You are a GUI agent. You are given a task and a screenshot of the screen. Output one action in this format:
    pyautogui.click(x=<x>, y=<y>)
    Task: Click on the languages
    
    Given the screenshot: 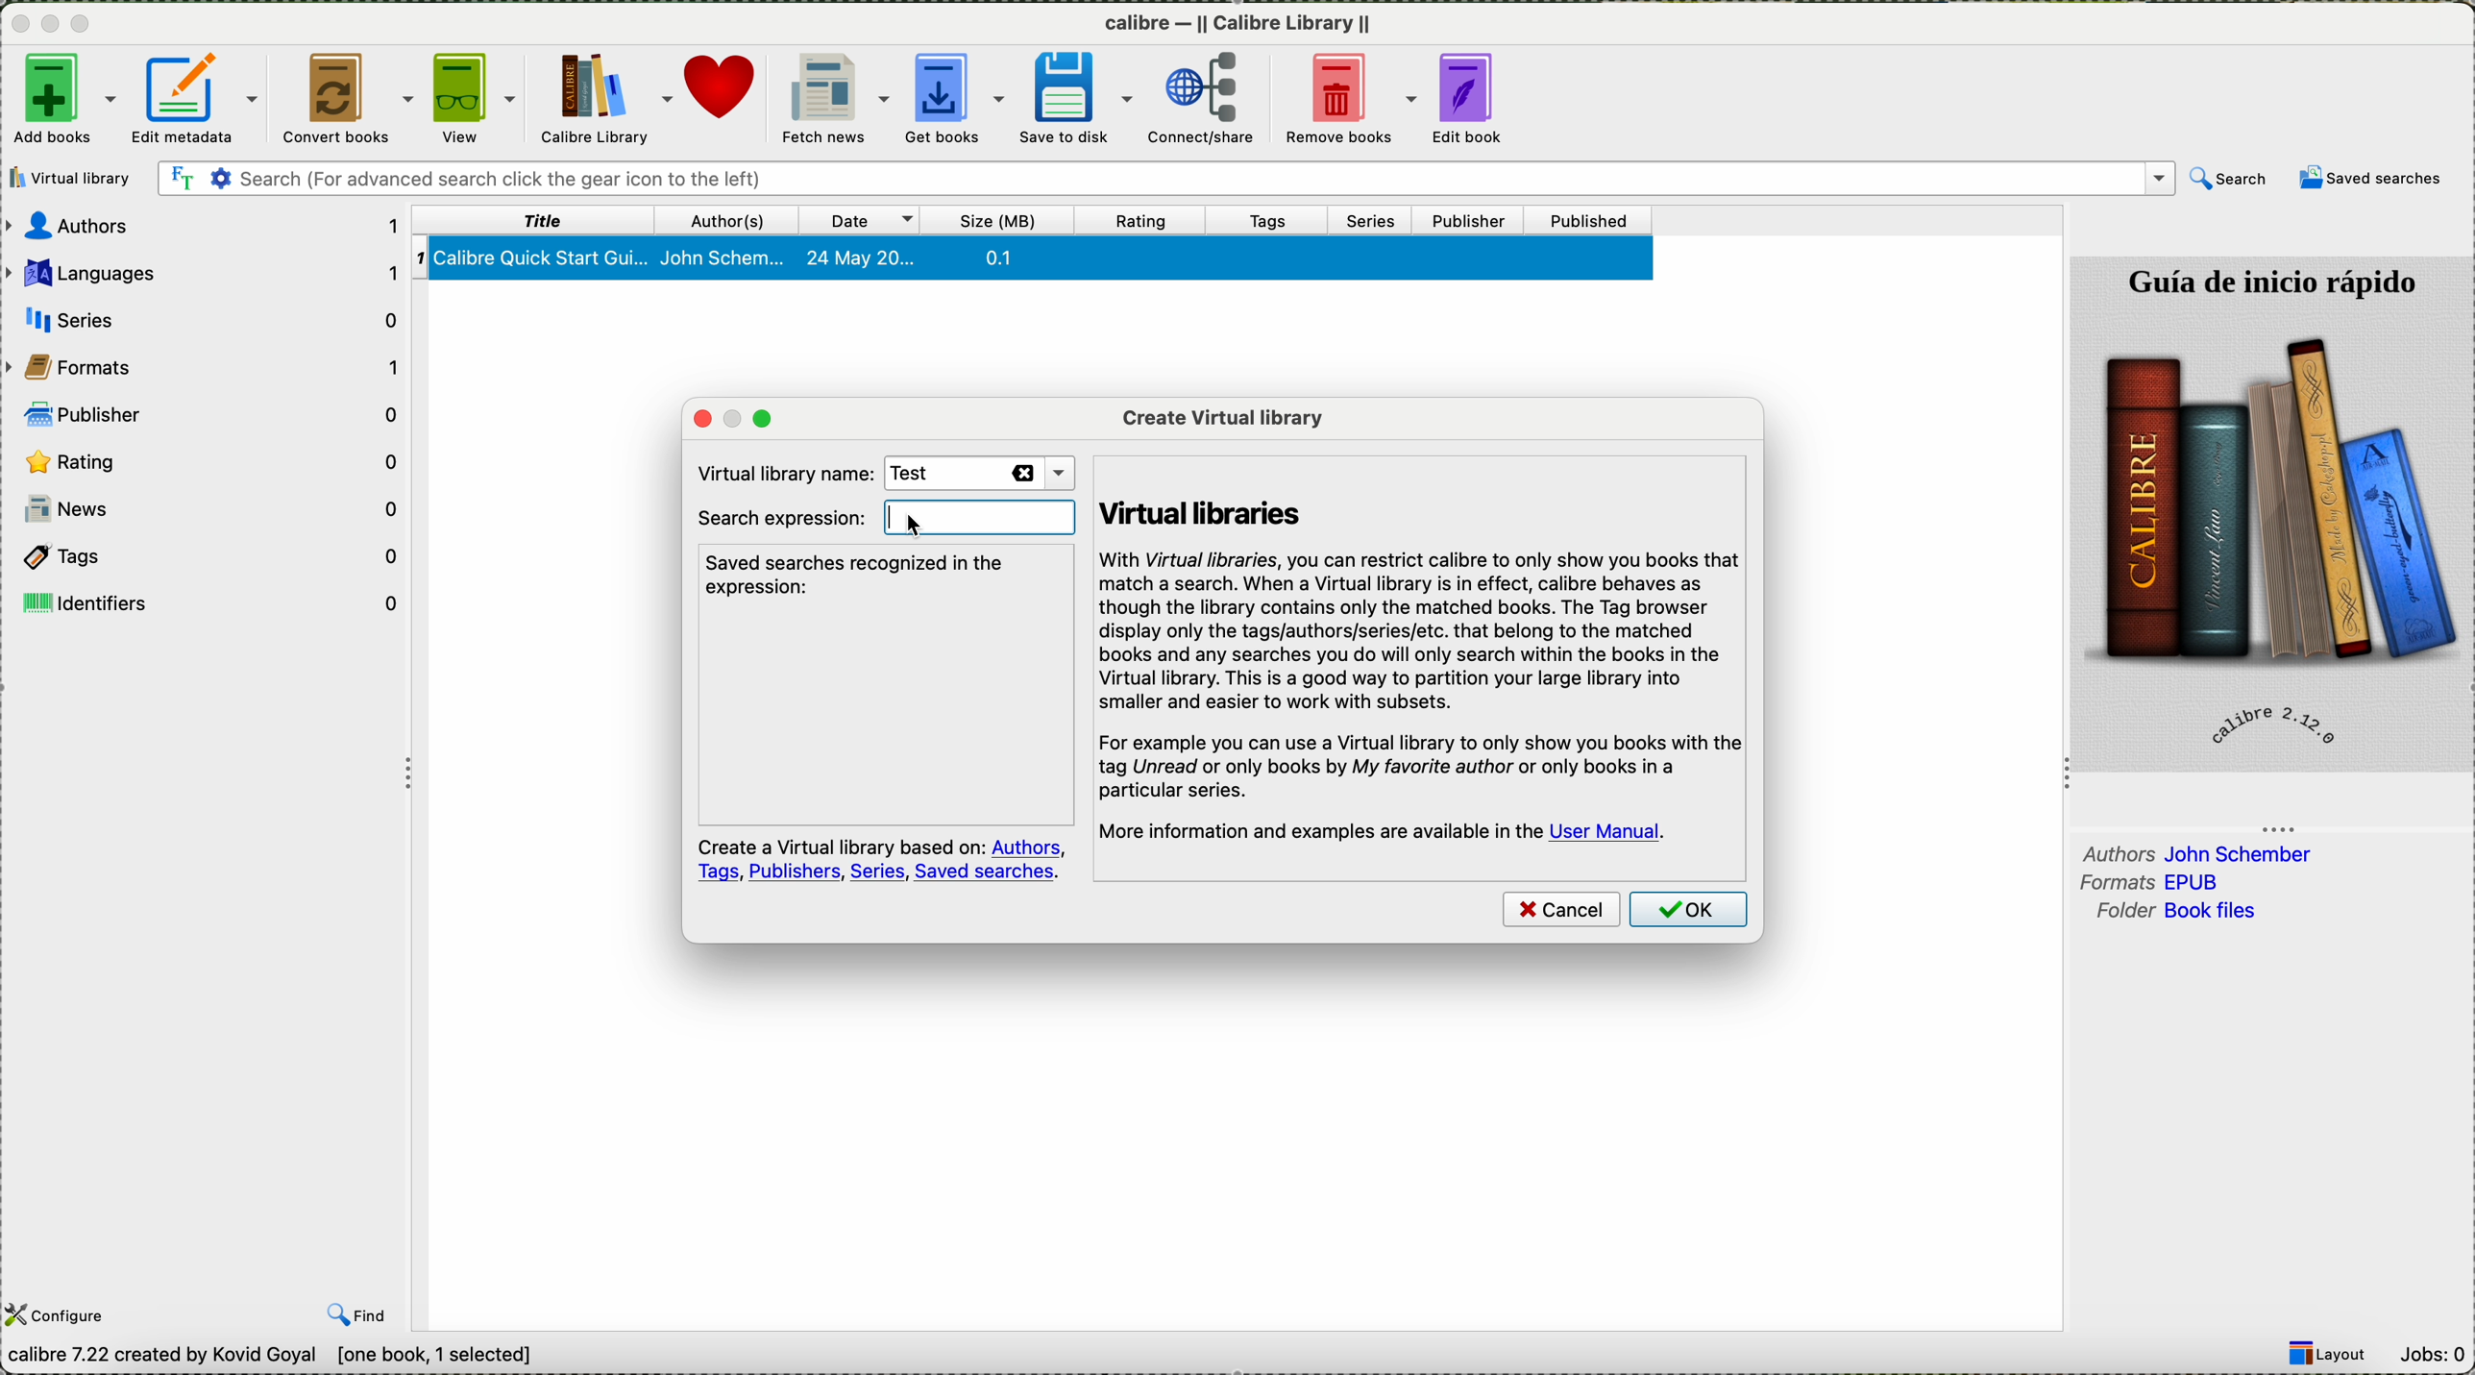 What is the action you would take?
    pyautogui.click(x=204, y=273)
    